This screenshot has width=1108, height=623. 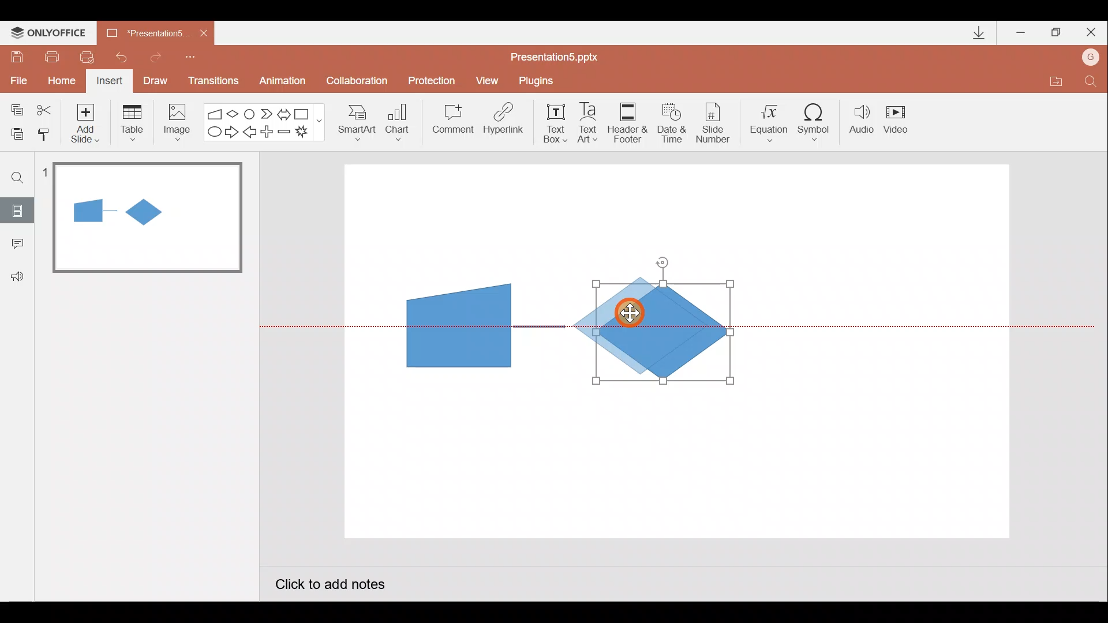 I want to click on Flowchart - manual input, so click(x=216, y=112).